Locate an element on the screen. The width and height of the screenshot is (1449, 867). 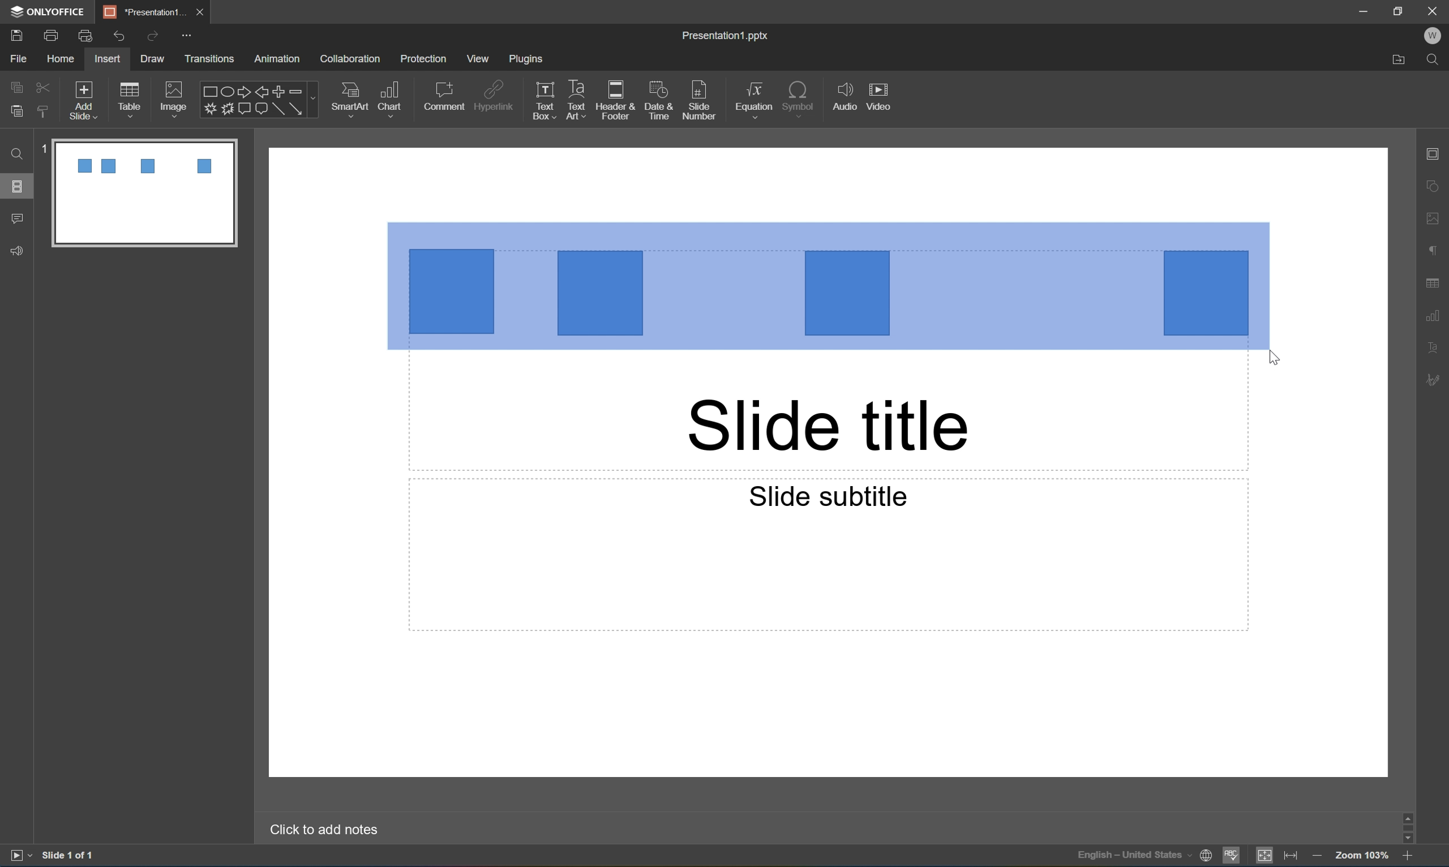
audio is located at coordinates (843, 99).